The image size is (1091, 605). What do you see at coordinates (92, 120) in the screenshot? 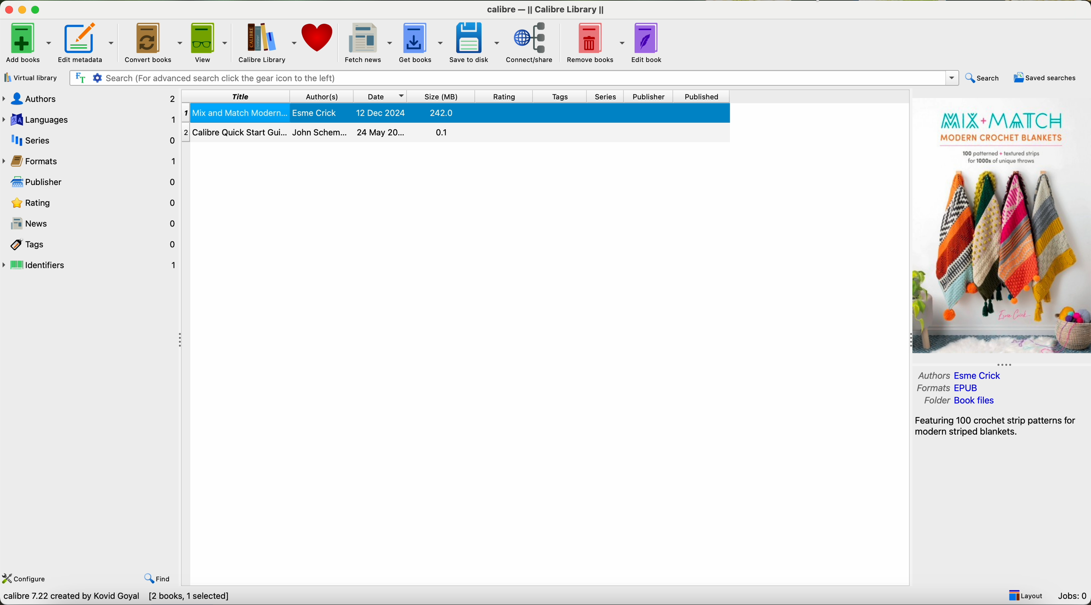
I see `languages` at bounding box center [92, 120].